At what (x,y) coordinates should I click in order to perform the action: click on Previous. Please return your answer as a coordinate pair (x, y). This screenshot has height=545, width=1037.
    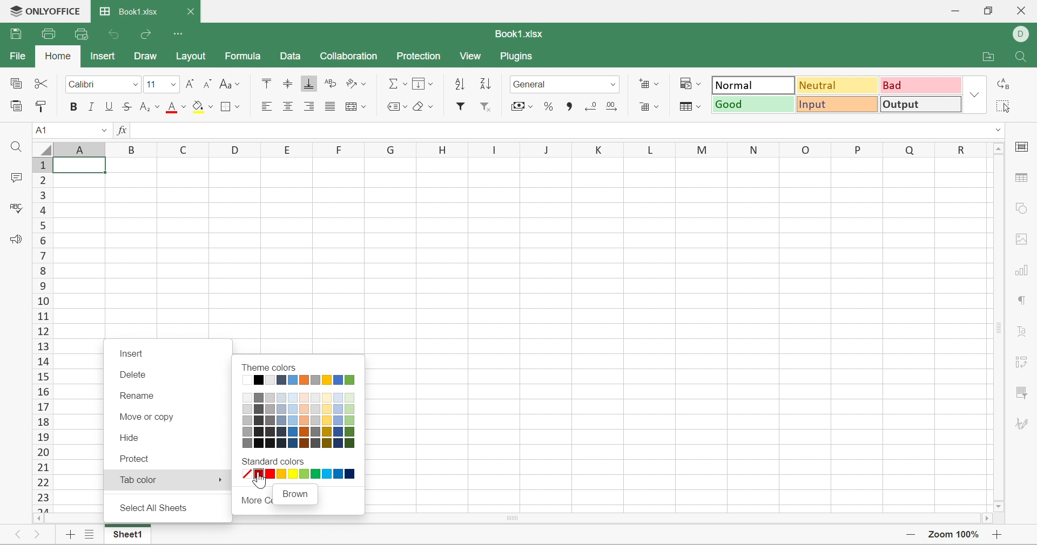
    Looking at the image, I should click on (20, 535).